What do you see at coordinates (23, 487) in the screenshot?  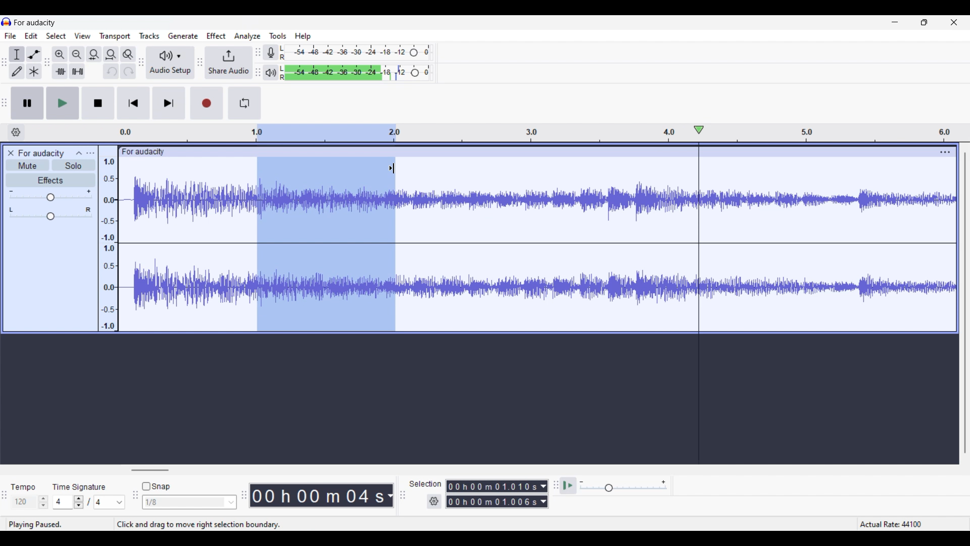 I see `tempo` at bounding box center [23, 487].